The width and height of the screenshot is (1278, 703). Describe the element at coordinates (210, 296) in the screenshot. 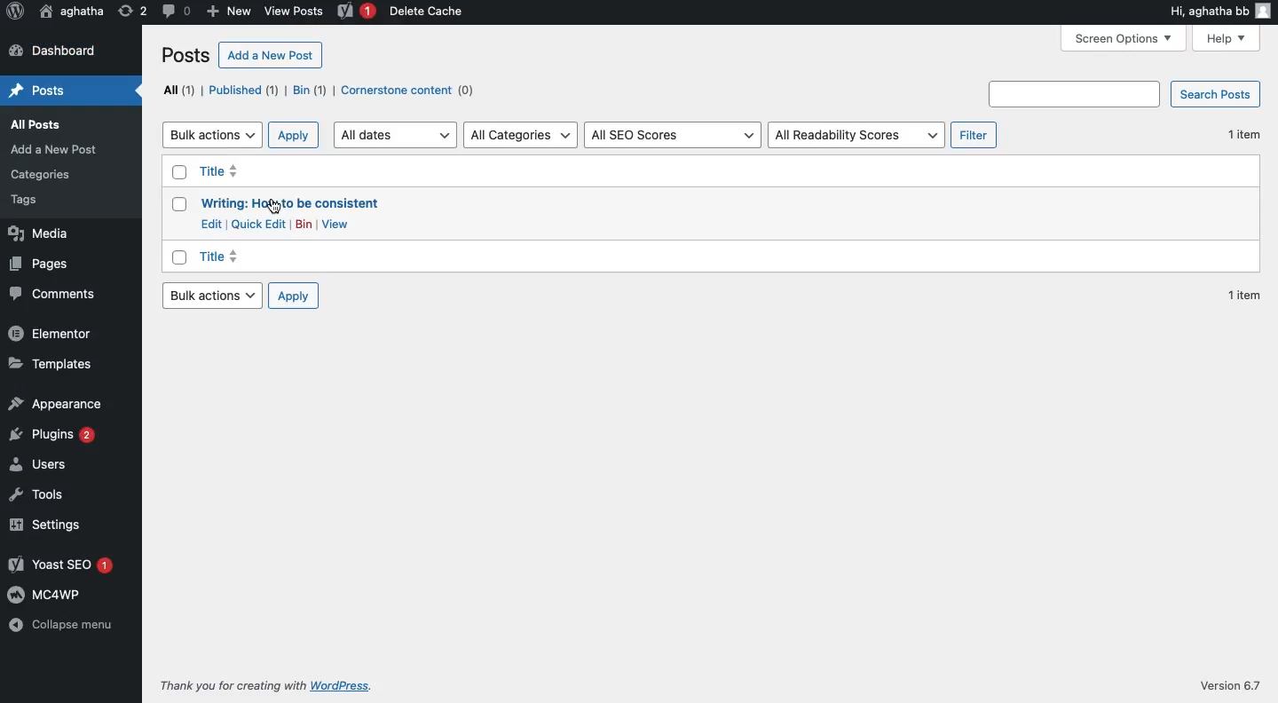

I see `Bulk actions` at that location.